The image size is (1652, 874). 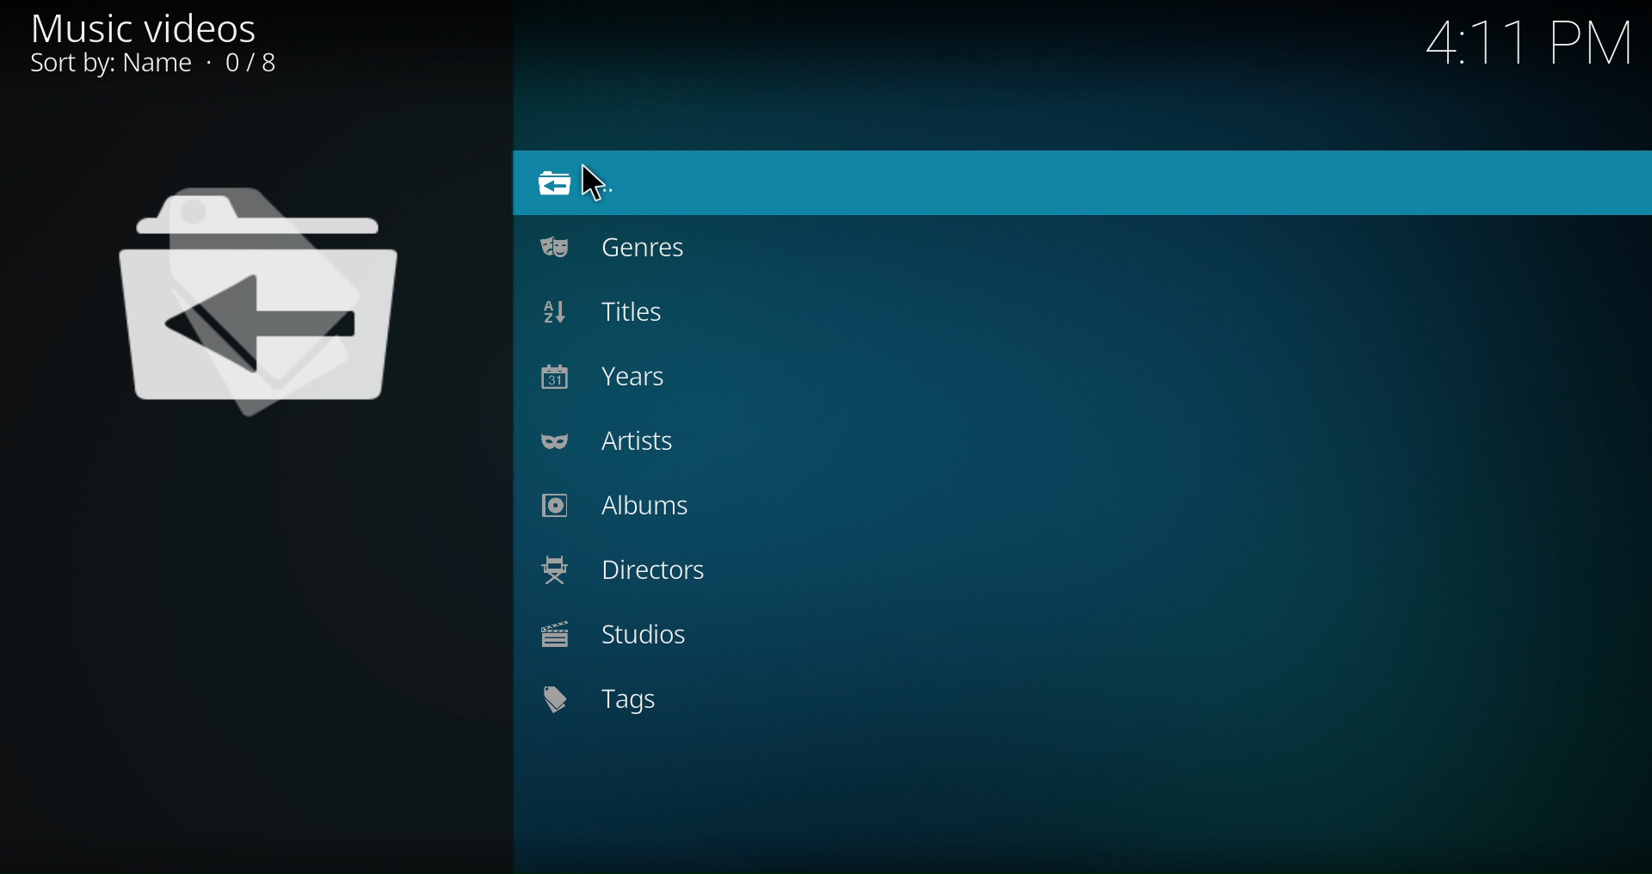 I want to click on 4:11 PM, so click(x=1530, y=45).